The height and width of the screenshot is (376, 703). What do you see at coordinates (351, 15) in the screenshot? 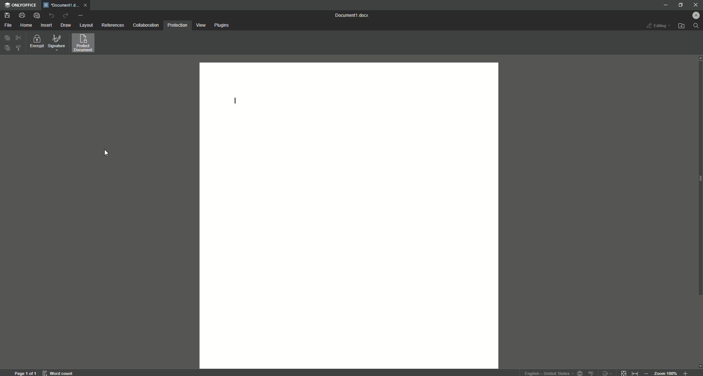
I see `Document 1` at bounding box center [351, 15].